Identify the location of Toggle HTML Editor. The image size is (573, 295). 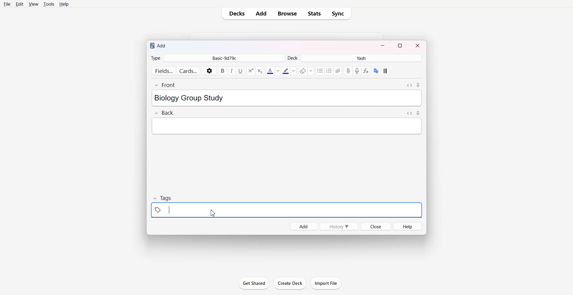
(409, 85).